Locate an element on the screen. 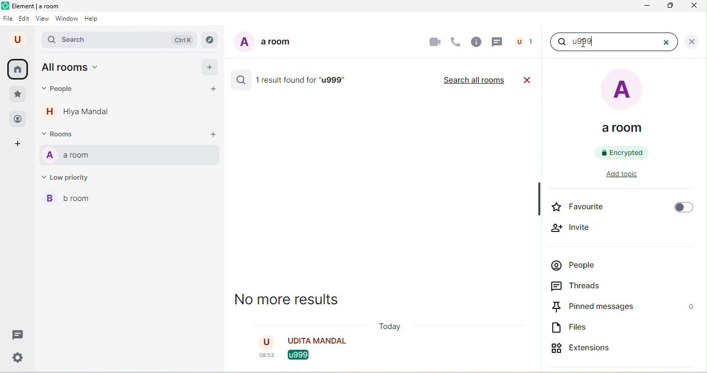 This screenshot has height=373, width=707. minimize is located at coordinates (648, 7).